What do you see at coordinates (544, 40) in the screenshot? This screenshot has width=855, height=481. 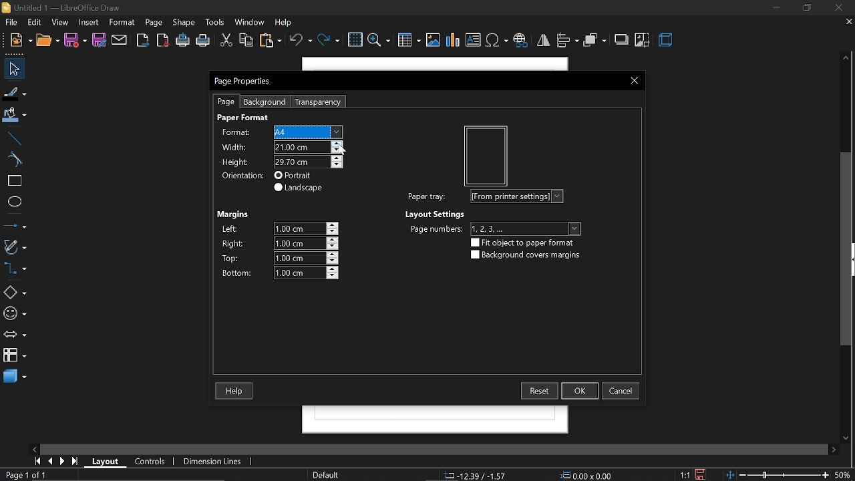 I see `flip` at bounding box center [544, 40].